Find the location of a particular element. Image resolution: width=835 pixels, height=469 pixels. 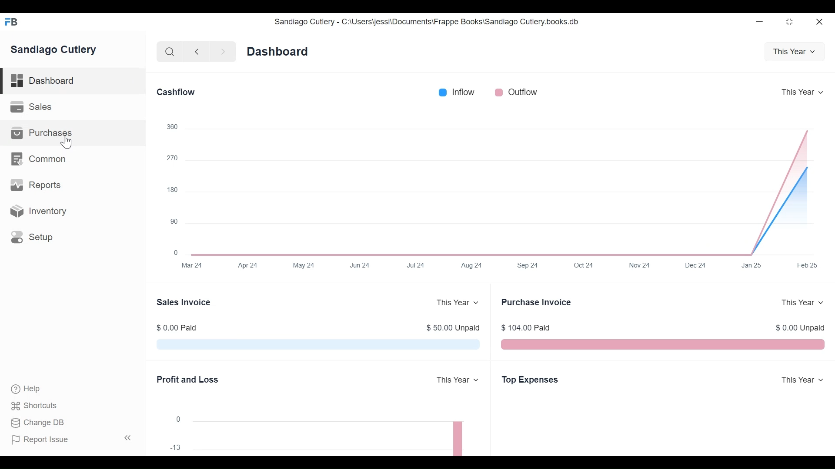

Outflow color bar is located at coordinates (499, 92).